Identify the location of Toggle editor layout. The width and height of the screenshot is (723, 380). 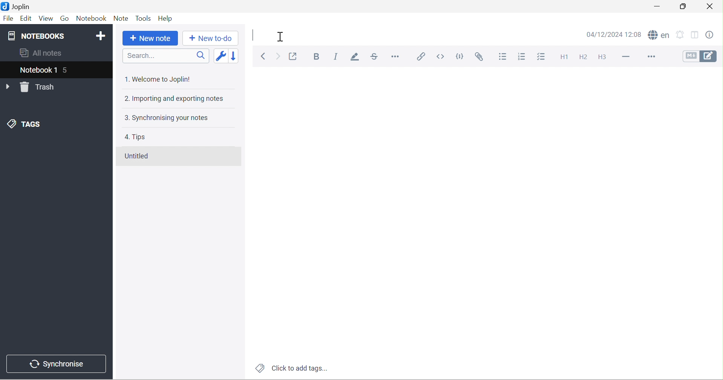
(696, 34).